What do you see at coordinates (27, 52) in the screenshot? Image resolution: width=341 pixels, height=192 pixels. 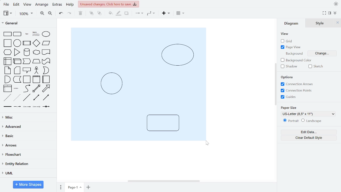 I see `cylinder` at bounding box center [27, 52].